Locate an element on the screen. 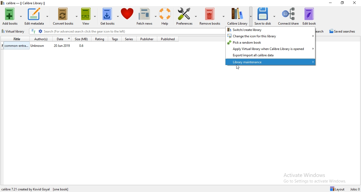 This screenshot has height=192, width=361. Get books is located at coordinates (109, 17).